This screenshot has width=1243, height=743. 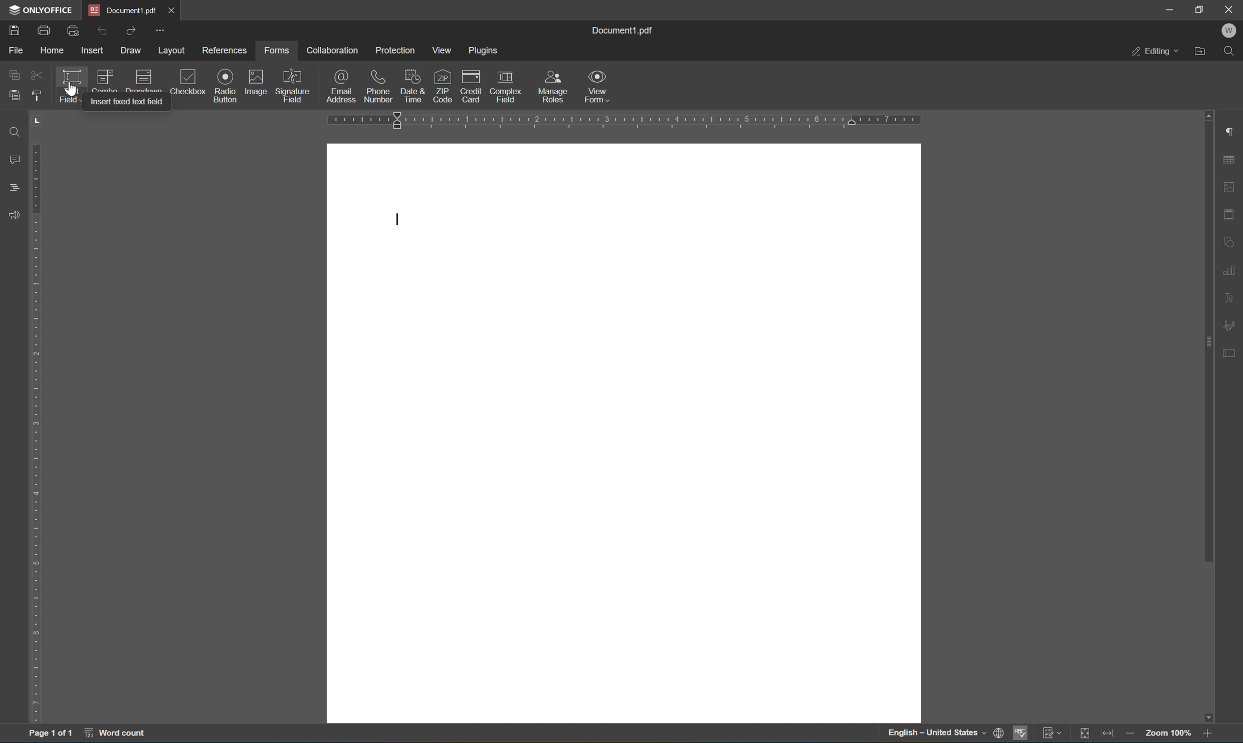 What do you see at coordinates (72, 30) in the screenshot?
I see `quick print` at bounding box center [72, 30].